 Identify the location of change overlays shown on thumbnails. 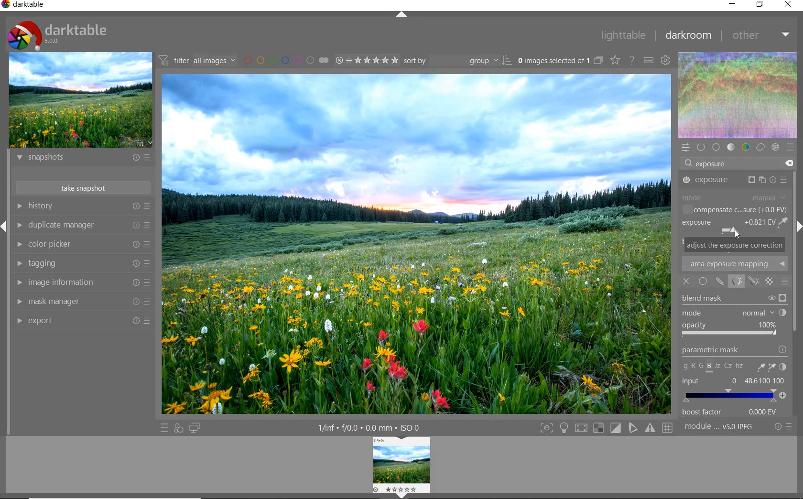
(614, 61).